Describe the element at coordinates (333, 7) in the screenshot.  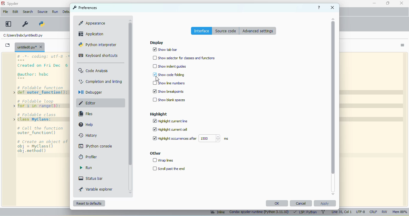
I see `close` at that location.